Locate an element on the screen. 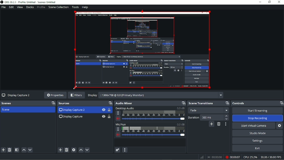 This screenshot has height=160, width=284. Advanced audio properties is located at coordinates (117, 150).